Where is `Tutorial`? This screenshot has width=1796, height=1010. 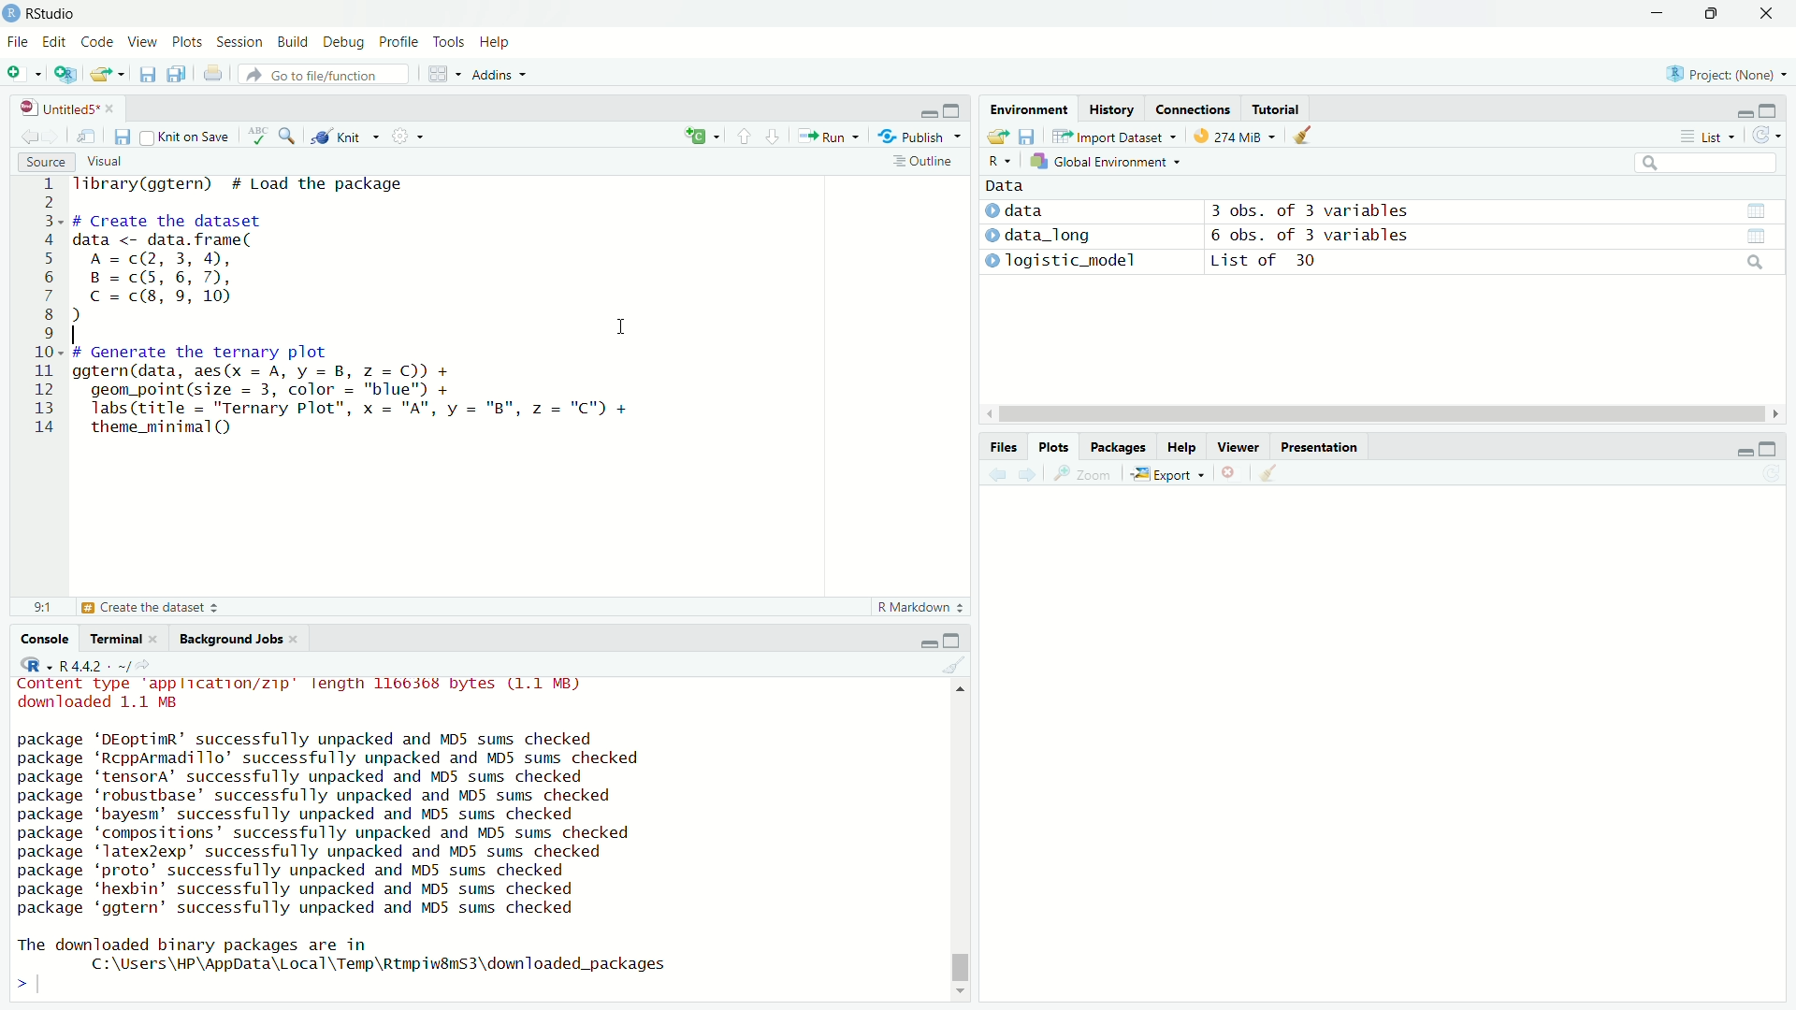 Tutorial is located at coordinates (1278, 108).